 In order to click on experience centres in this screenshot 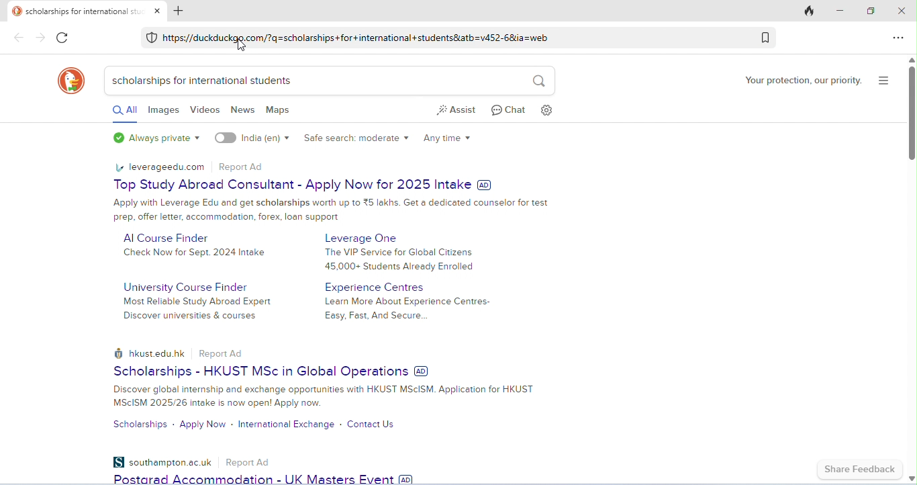, I will do `click(376, 286)`.